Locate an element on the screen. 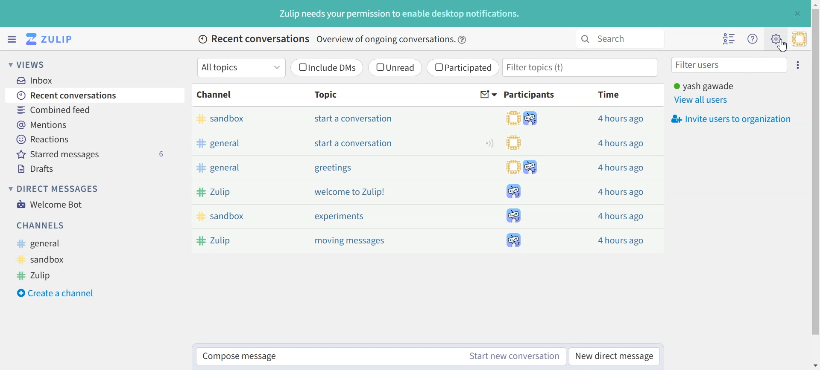 The image size is (820, 370). Compose message is located at coordinates (327, 357).